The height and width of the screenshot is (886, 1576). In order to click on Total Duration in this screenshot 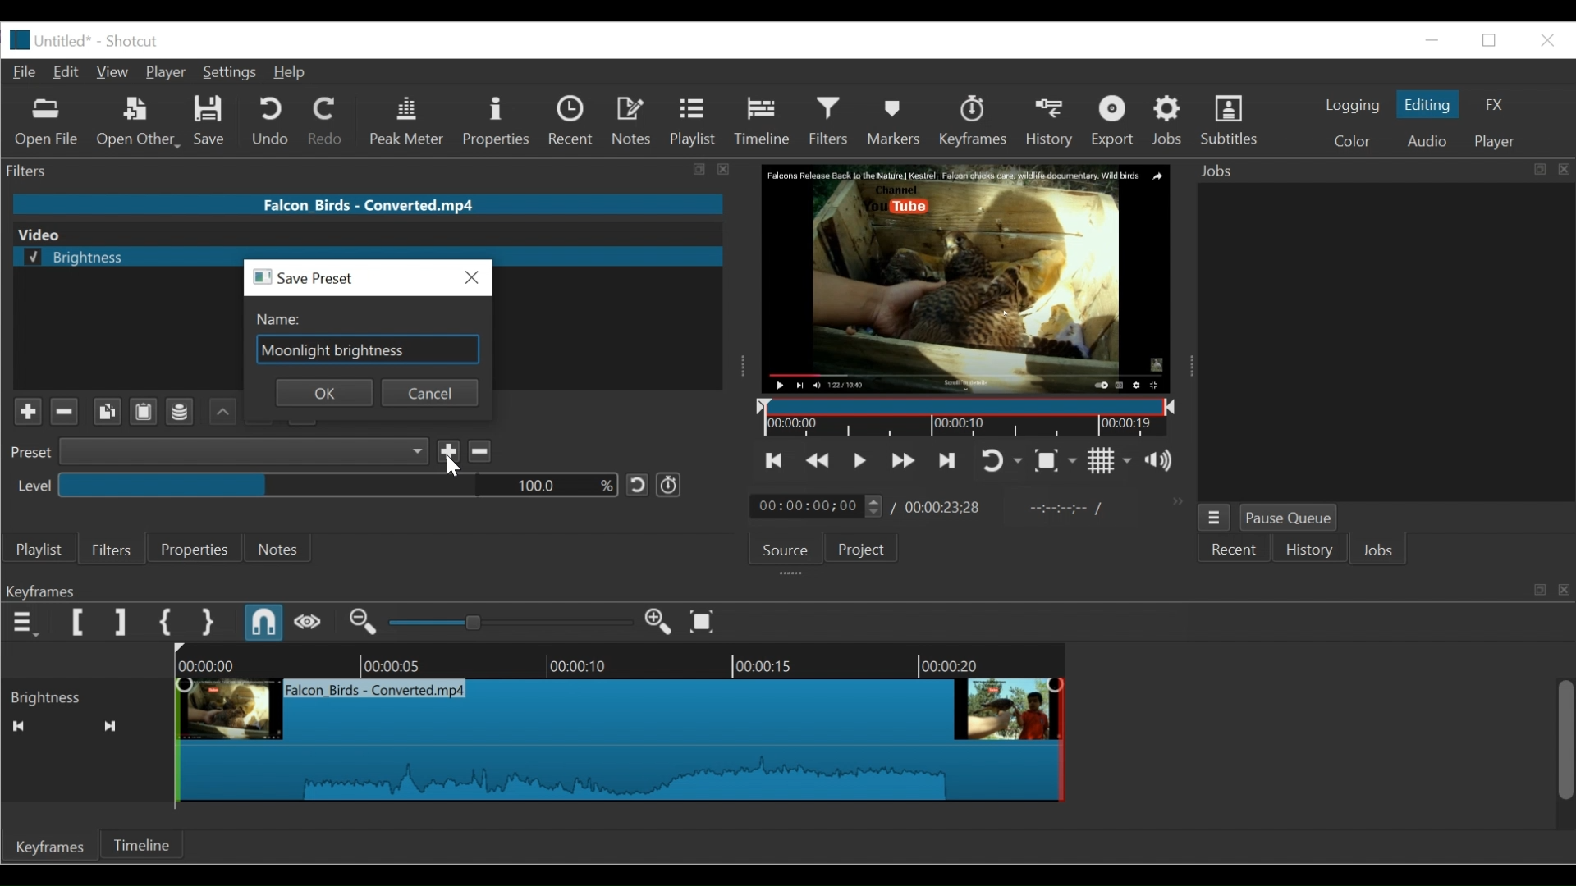, I will do `click(943, 508)`.